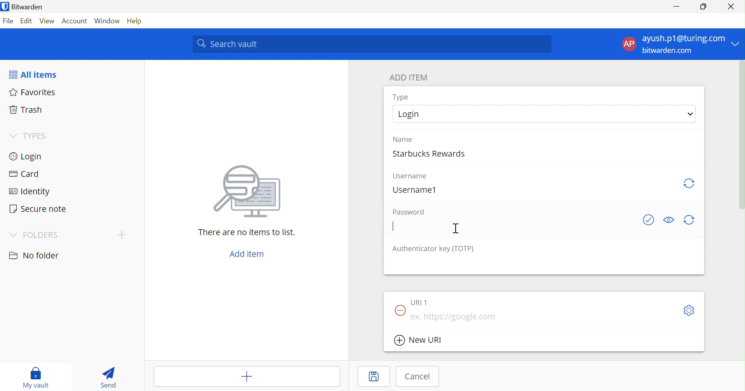 This screenshot has height=391, width=745. Describe the element at coordinates (376, 377) in the screenshot. I see `Save` at that location.